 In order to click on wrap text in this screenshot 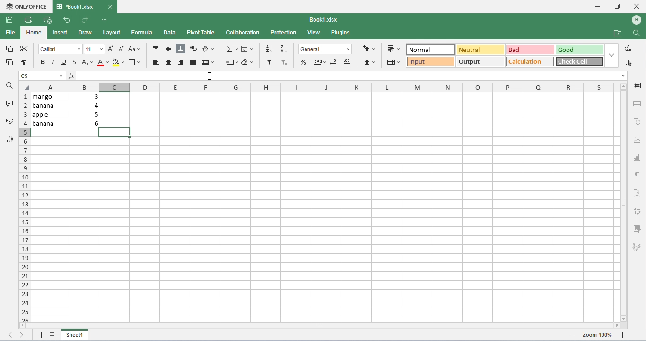, I will do `click(193, 49)`.